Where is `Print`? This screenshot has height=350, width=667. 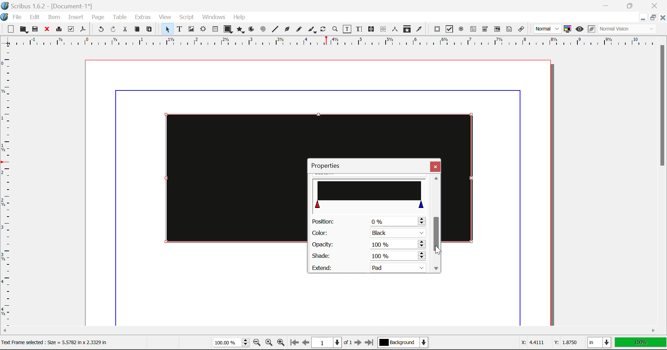 Print is located at coordinates (58, 29).